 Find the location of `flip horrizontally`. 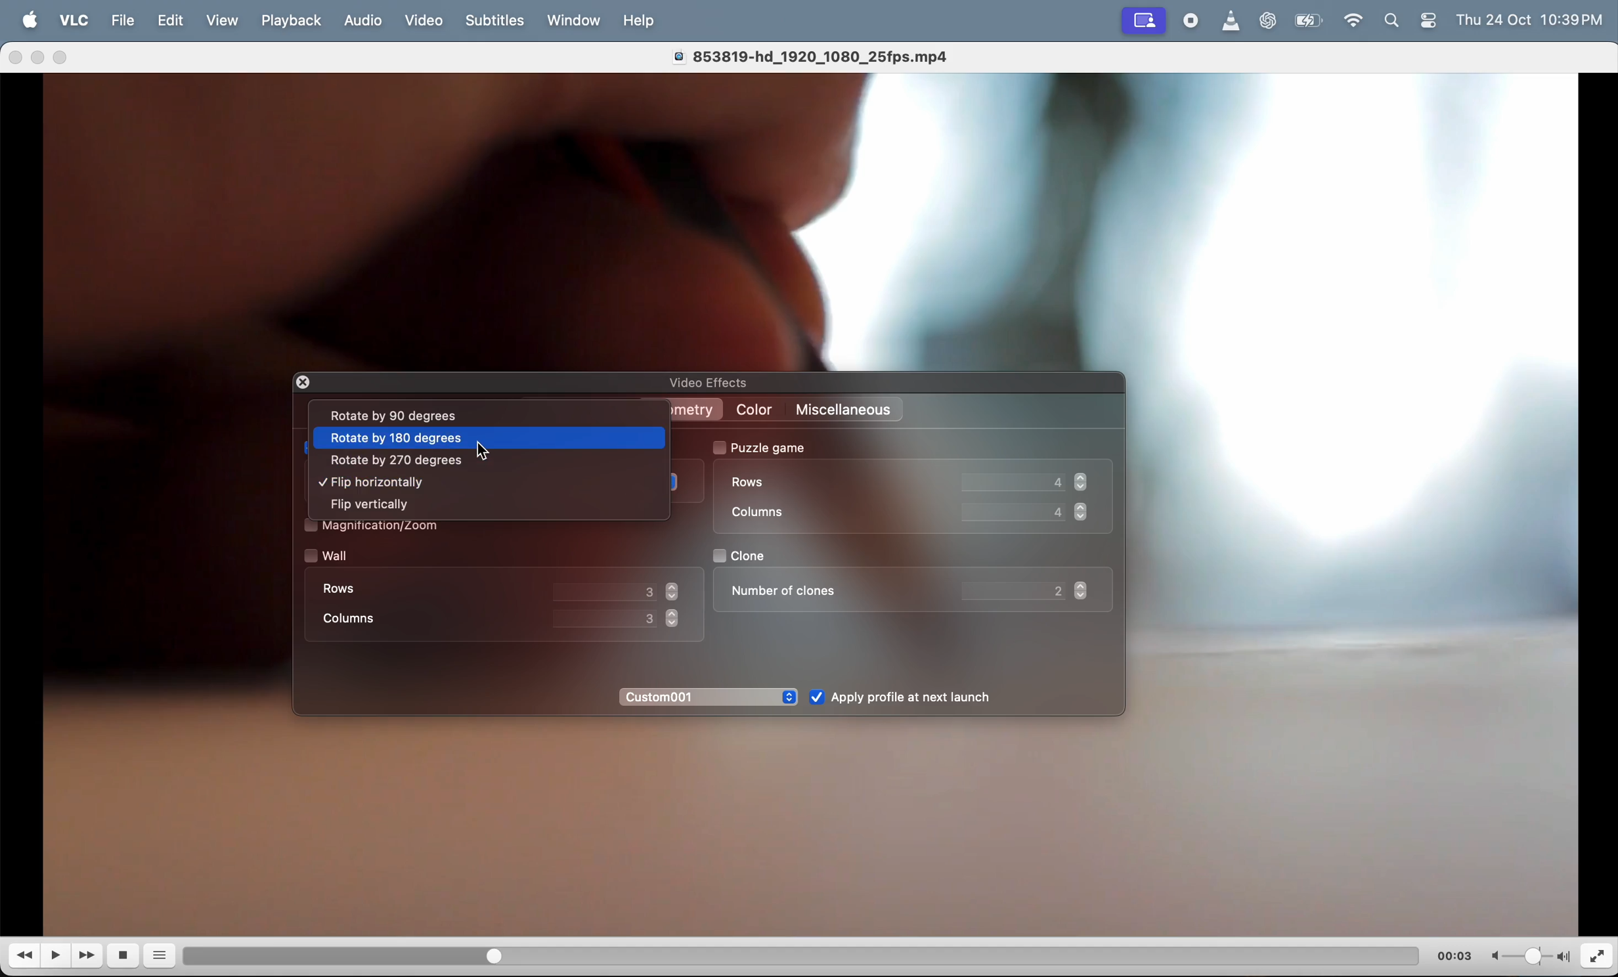

flip horrizontally is located at coordinates (378, 485).